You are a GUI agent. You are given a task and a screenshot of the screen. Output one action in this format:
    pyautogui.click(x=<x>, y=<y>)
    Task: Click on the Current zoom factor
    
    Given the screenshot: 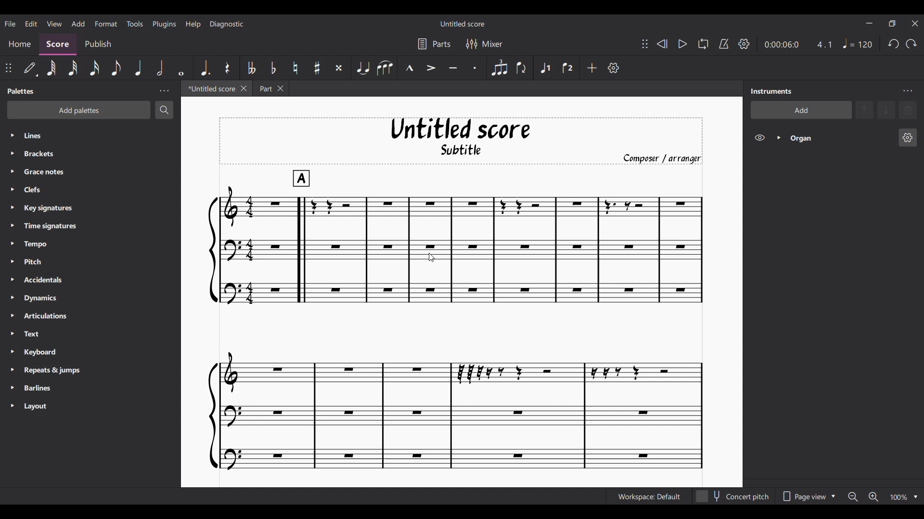 What is the action you would take?
    pyautogui.click(x=899, y=497)
    